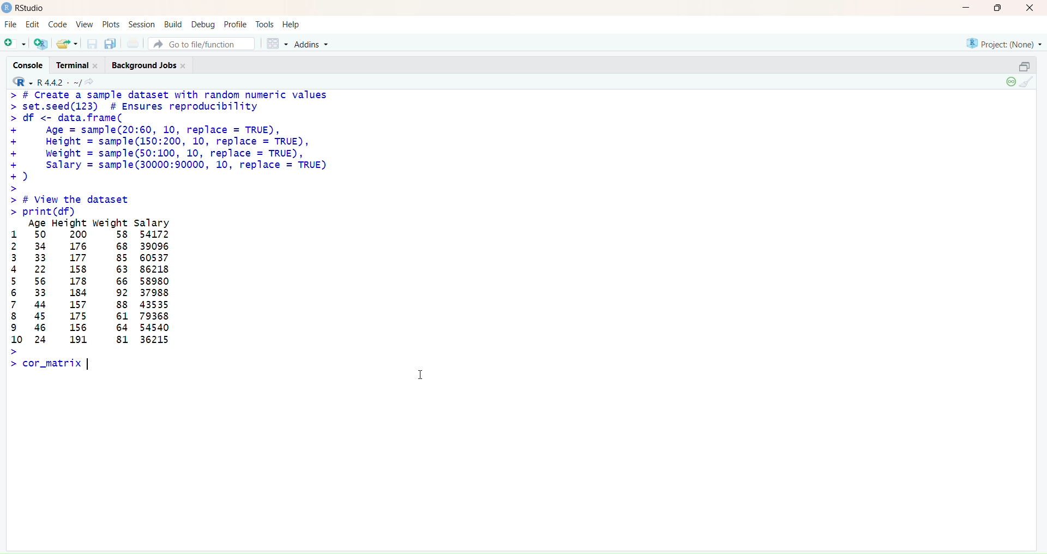  Describe the element at coordinates (20, 81) in the screenshot. I see `RStudio logo` at that location.